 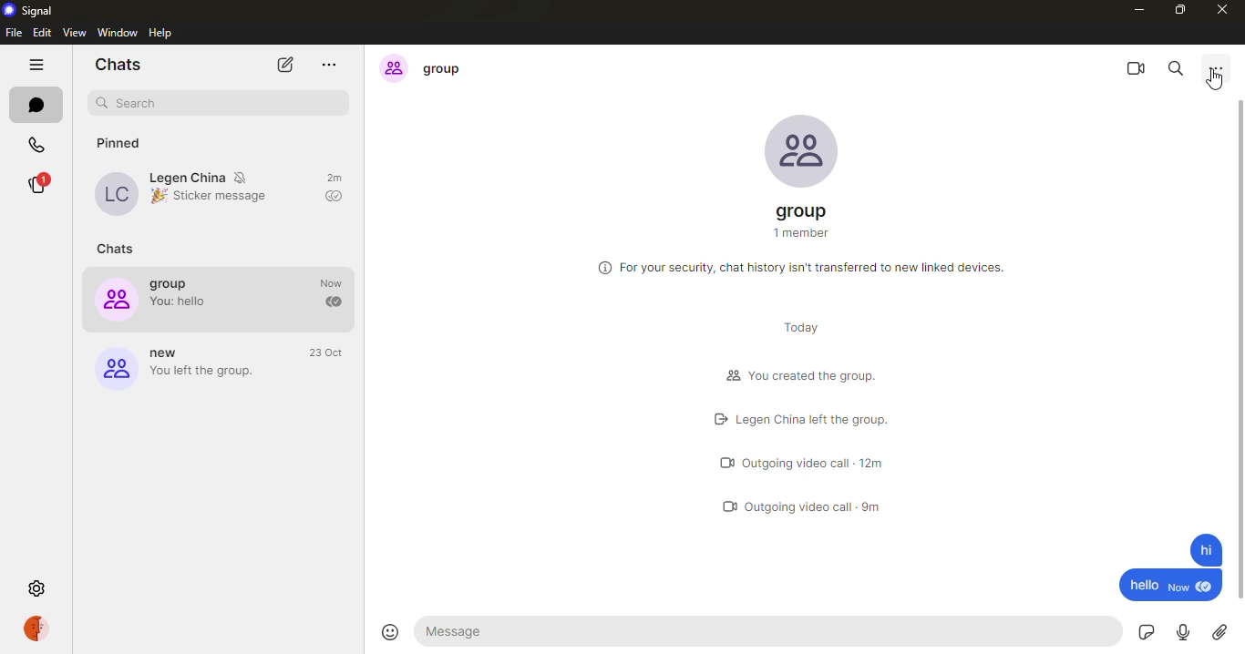 What do you see at coordinates (126, 141) in the screenshot?
I see `pinned` at bounding box center [126, 141].